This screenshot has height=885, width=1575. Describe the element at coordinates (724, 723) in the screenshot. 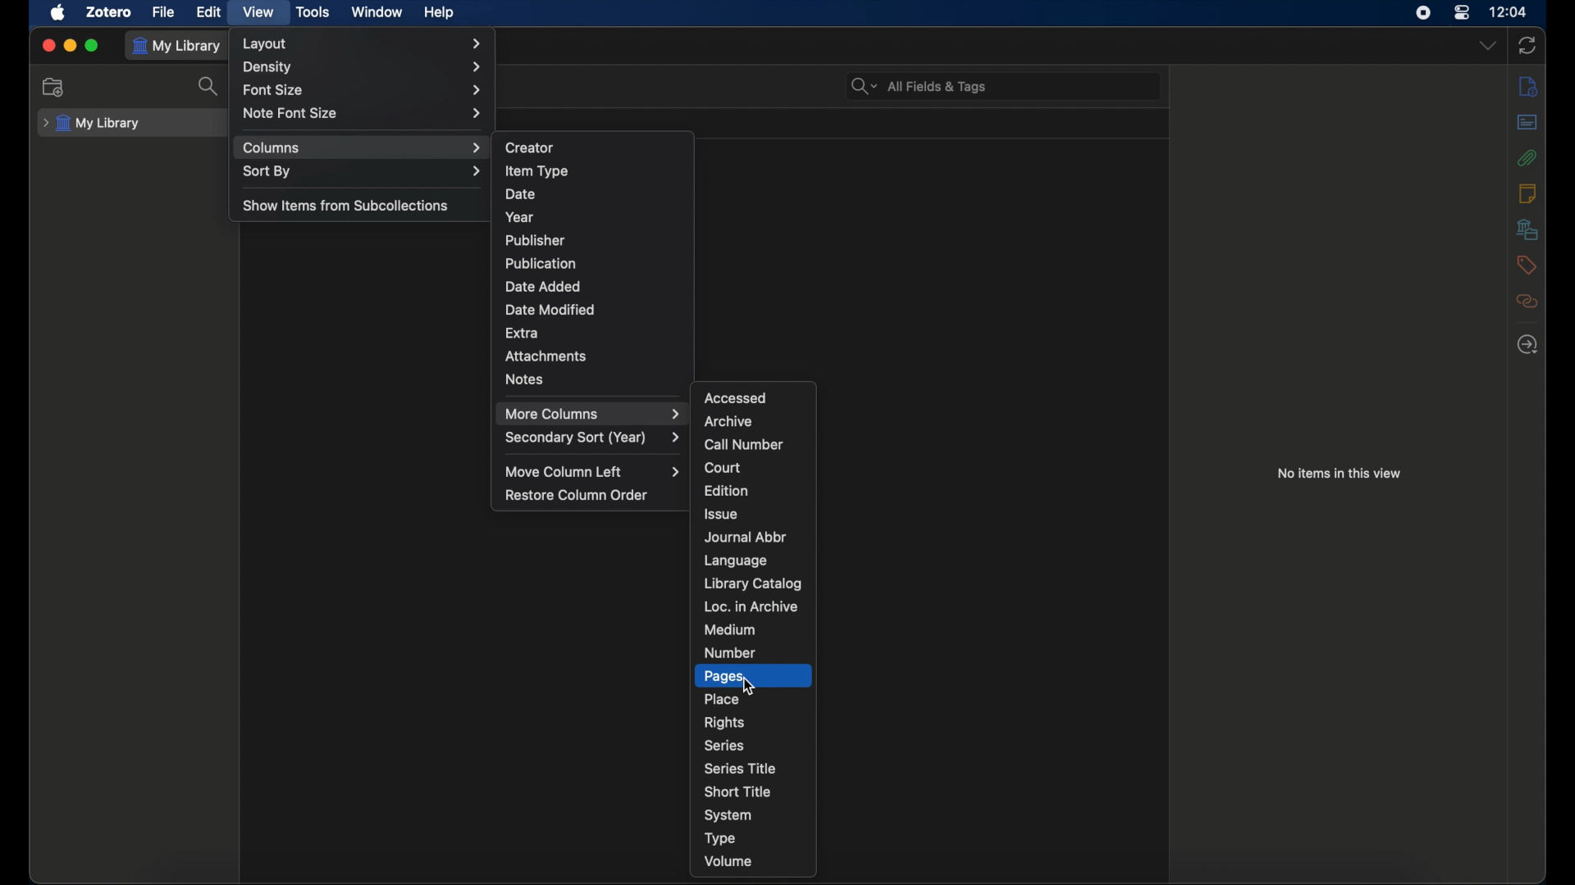

I see `rights` at that location.